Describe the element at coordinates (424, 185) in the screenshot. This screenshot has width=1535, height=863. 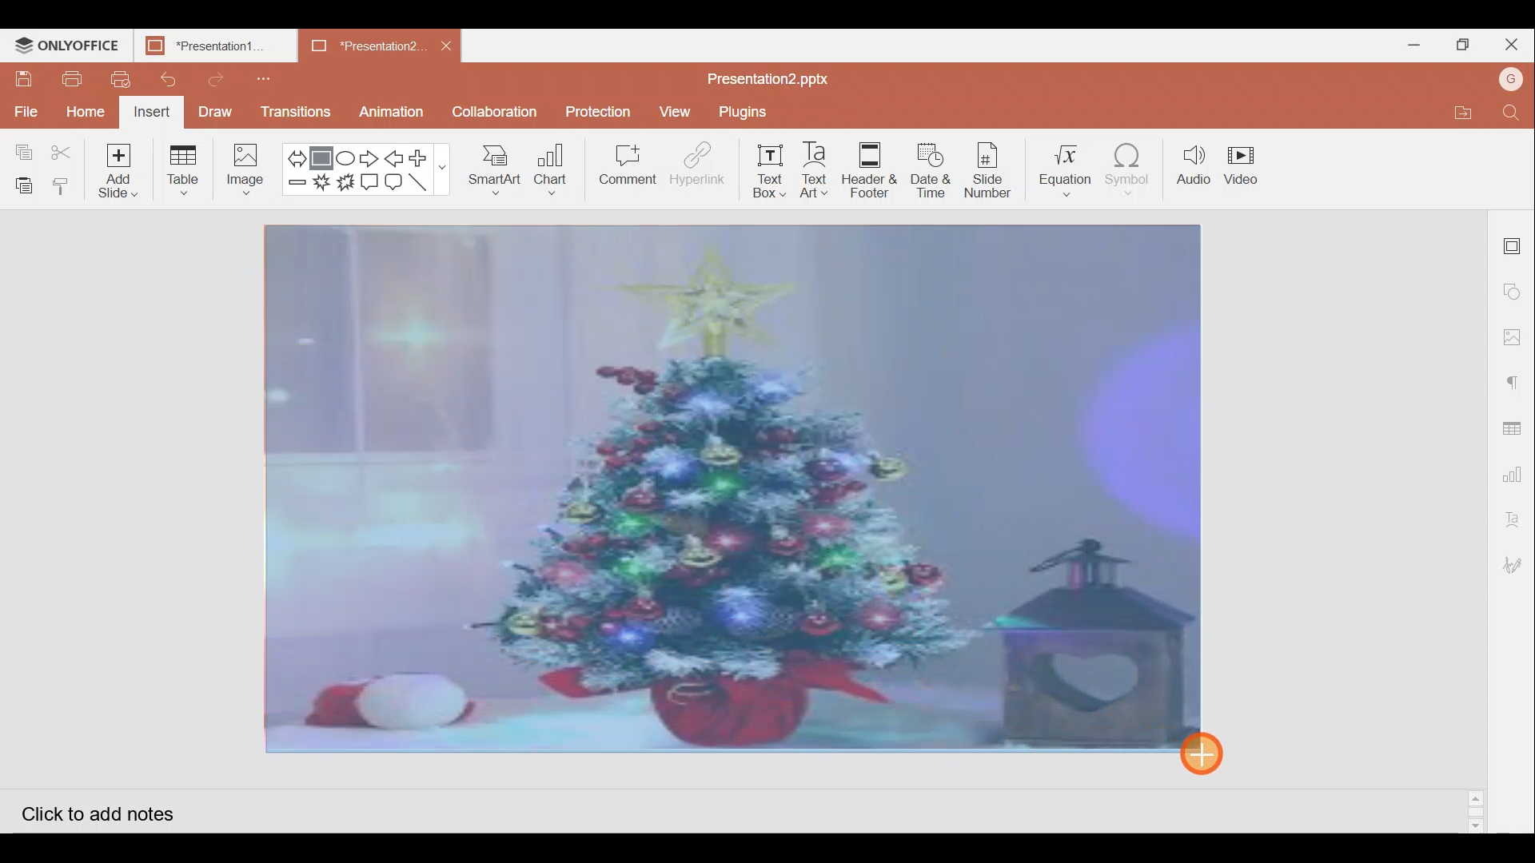
I see `Line` at that location.